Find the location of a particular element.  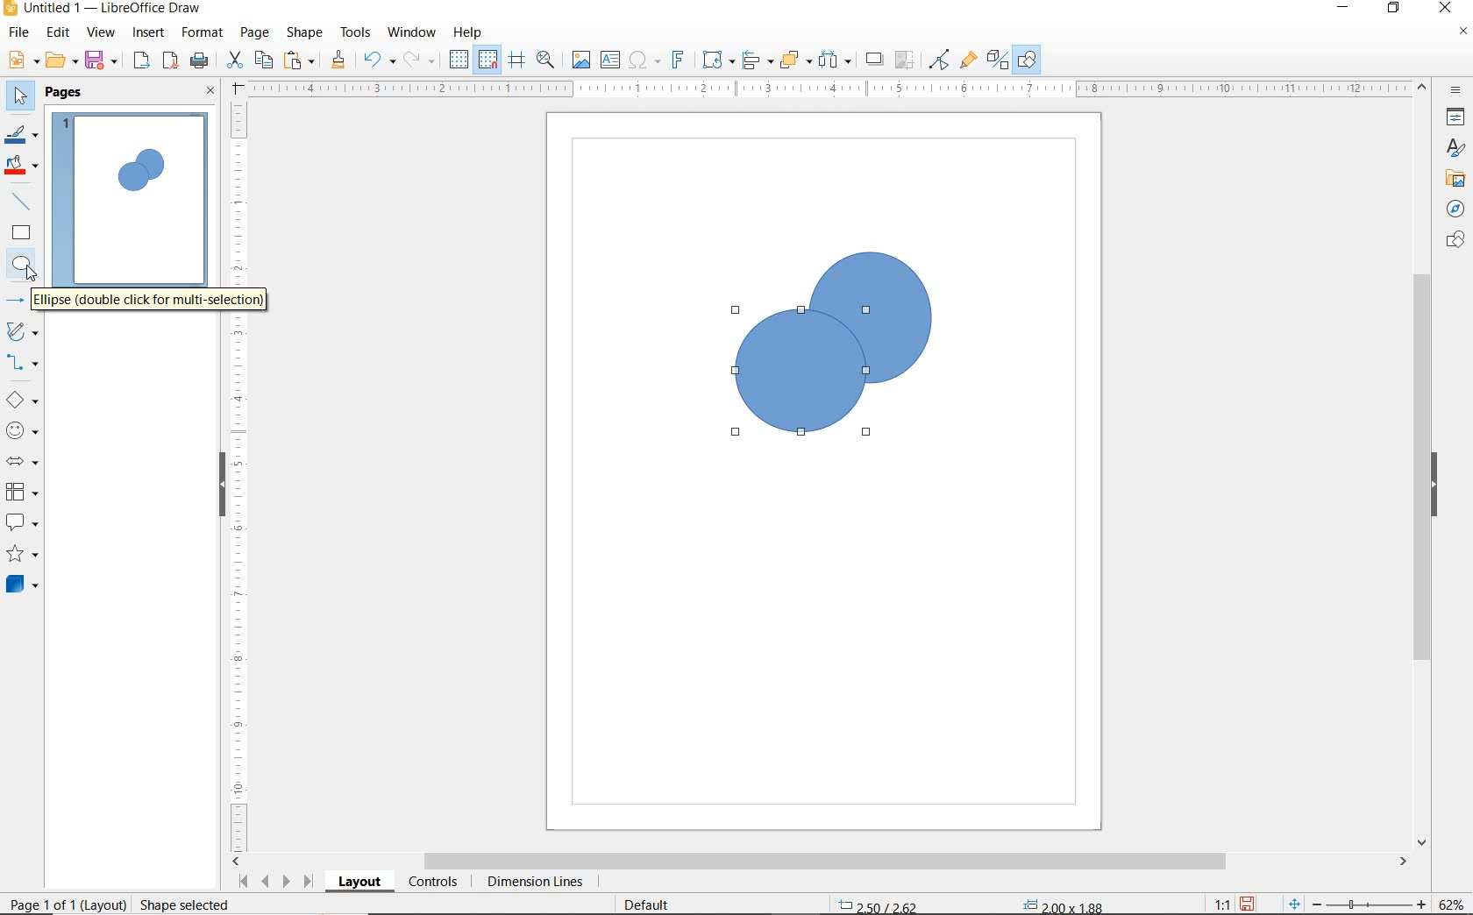

ELLIPSE TOOL is located at coordinates (812, 388).